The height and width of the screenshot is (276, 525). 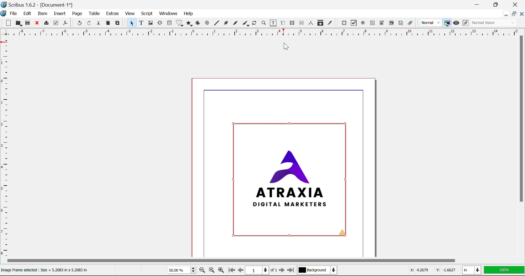 I want to click on Restore Down, so click(x=506, y=14).